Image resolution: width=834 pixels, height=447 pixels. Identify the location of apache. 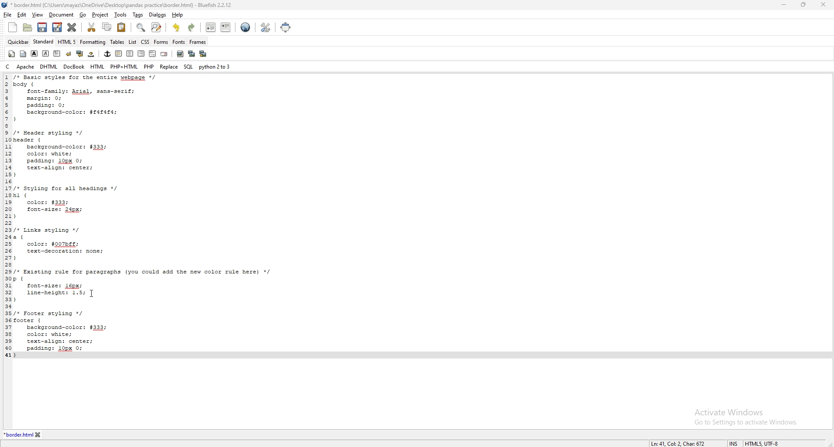
(25, 66).